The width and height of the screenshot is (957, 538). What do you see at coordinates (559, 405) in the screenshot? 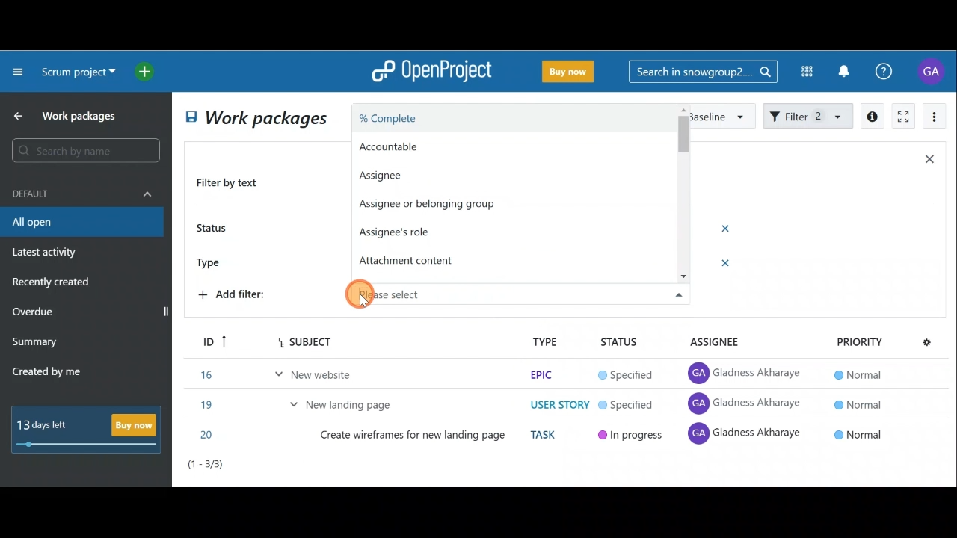
I see `user story` at bounding box center [559, 405].